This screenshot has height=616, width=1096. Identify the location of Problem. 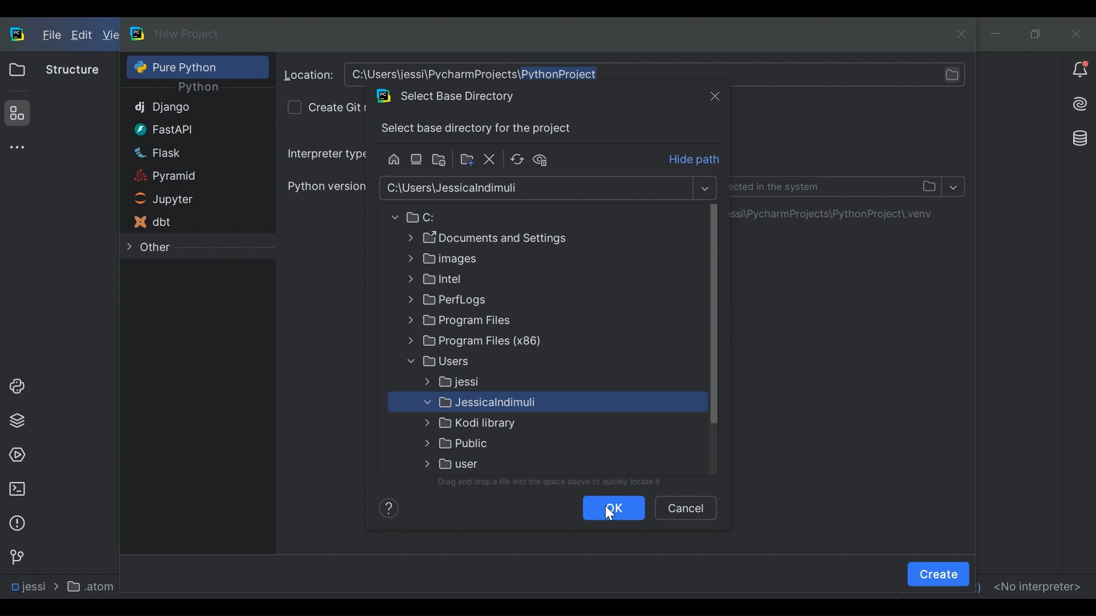
(17, 523).